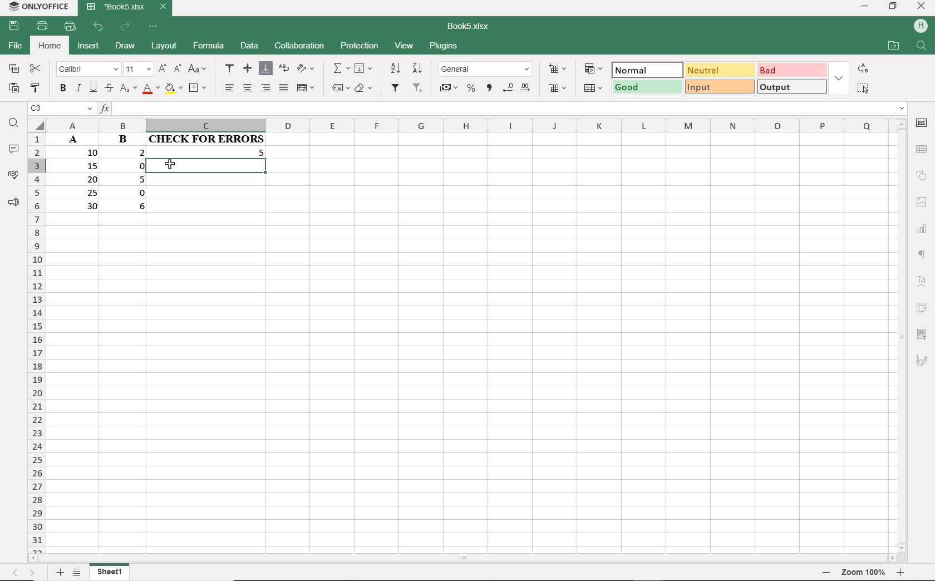 This screenshot has height=581, width=935. I want to click on SAVE, so click(12, 27).